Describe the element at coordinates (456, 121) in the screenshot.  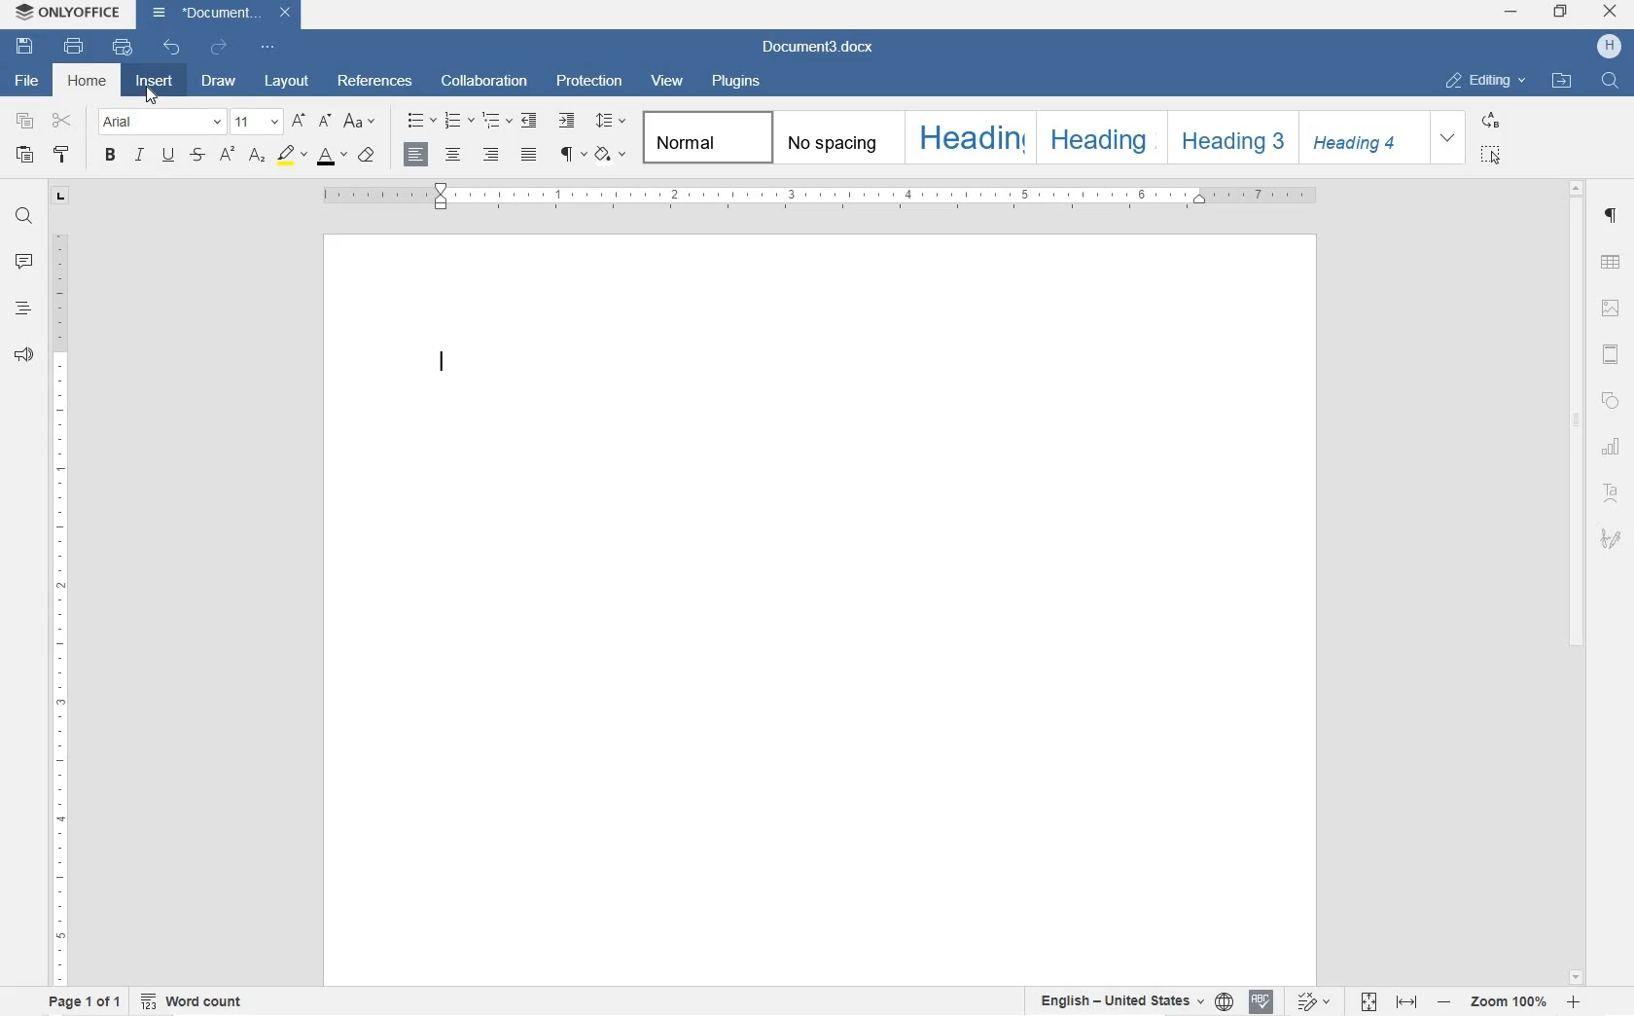
I see `NUMBERING` at that location.